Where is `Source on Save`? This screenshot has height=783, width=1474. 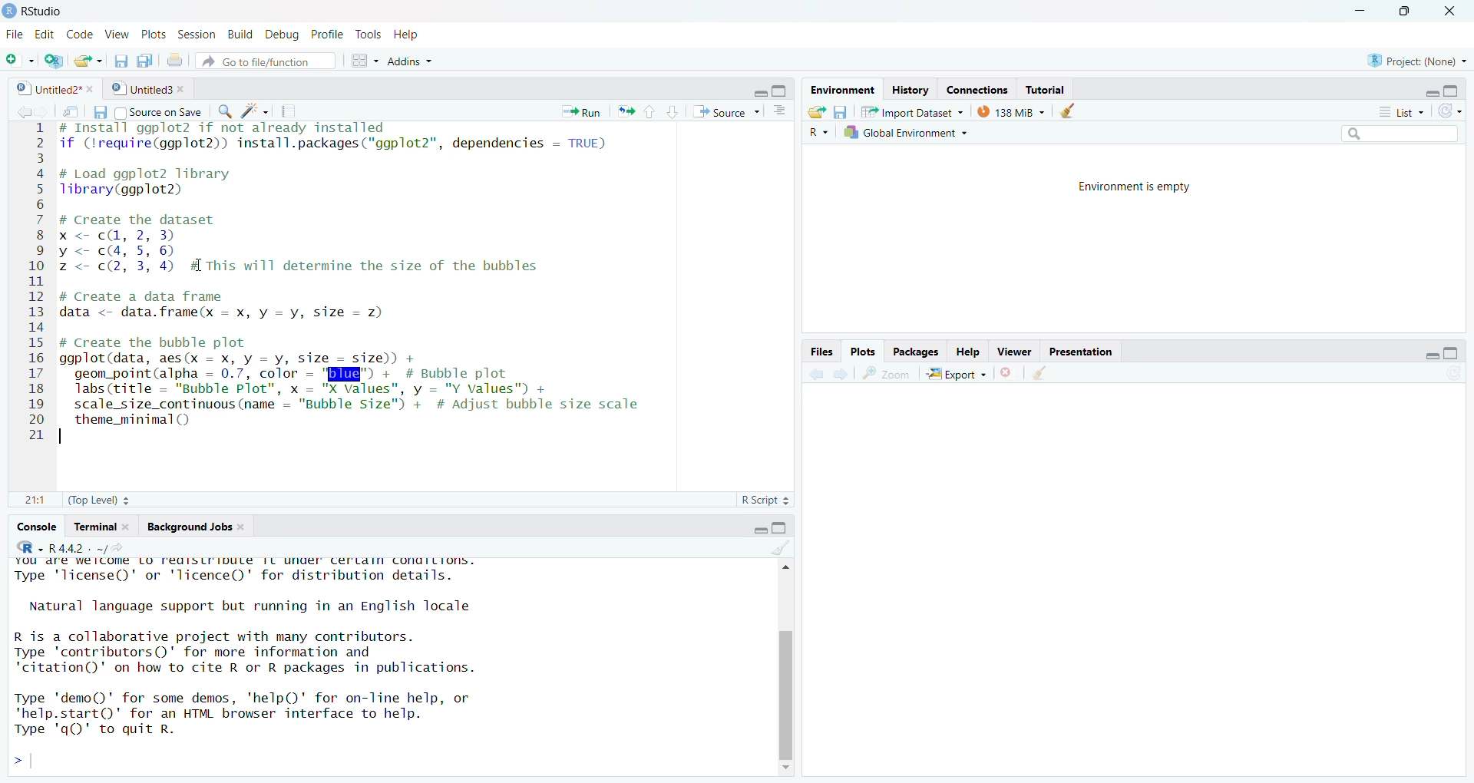 Source on Save is located at coordinates (160, 112).